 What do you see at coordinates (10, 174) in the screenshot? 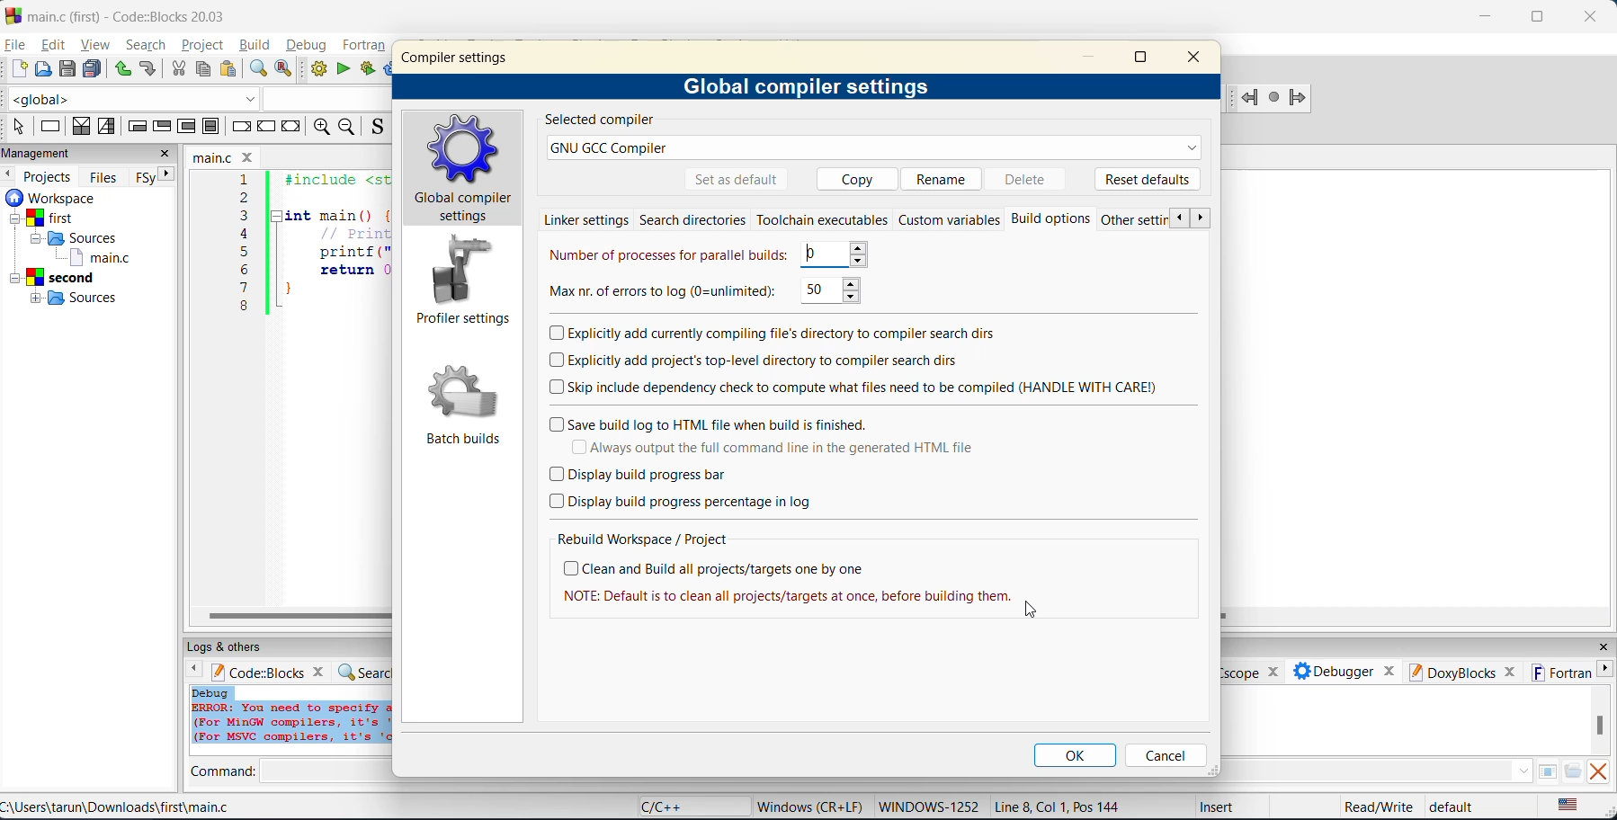
I see `previous` at bounding box center [10, 174].